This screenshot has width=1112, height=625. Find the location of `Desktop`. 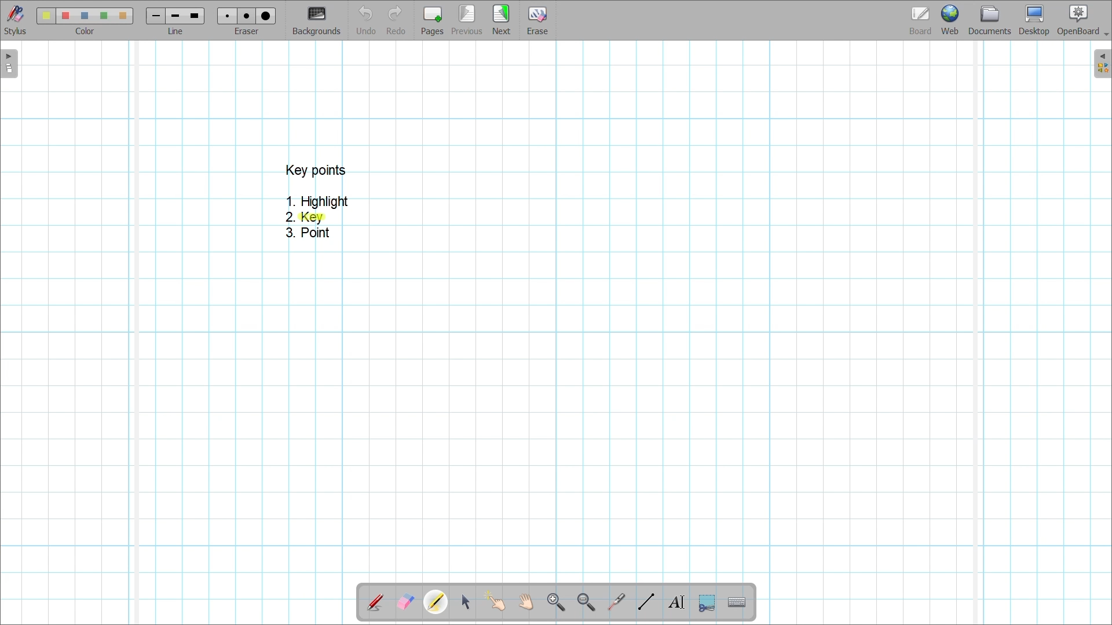

Desktop is located at coordinates (1034, 20).